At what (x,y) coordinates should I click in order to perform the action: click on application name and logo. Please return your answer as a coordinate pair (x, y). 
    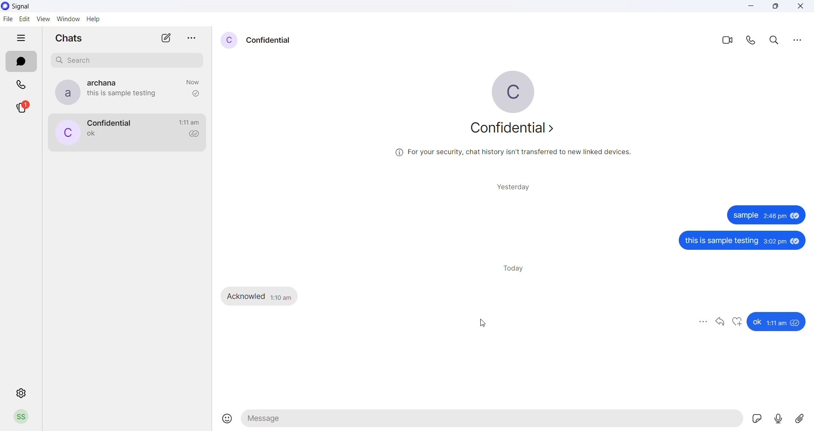
    Looking at the image, I should click on (29, 6).